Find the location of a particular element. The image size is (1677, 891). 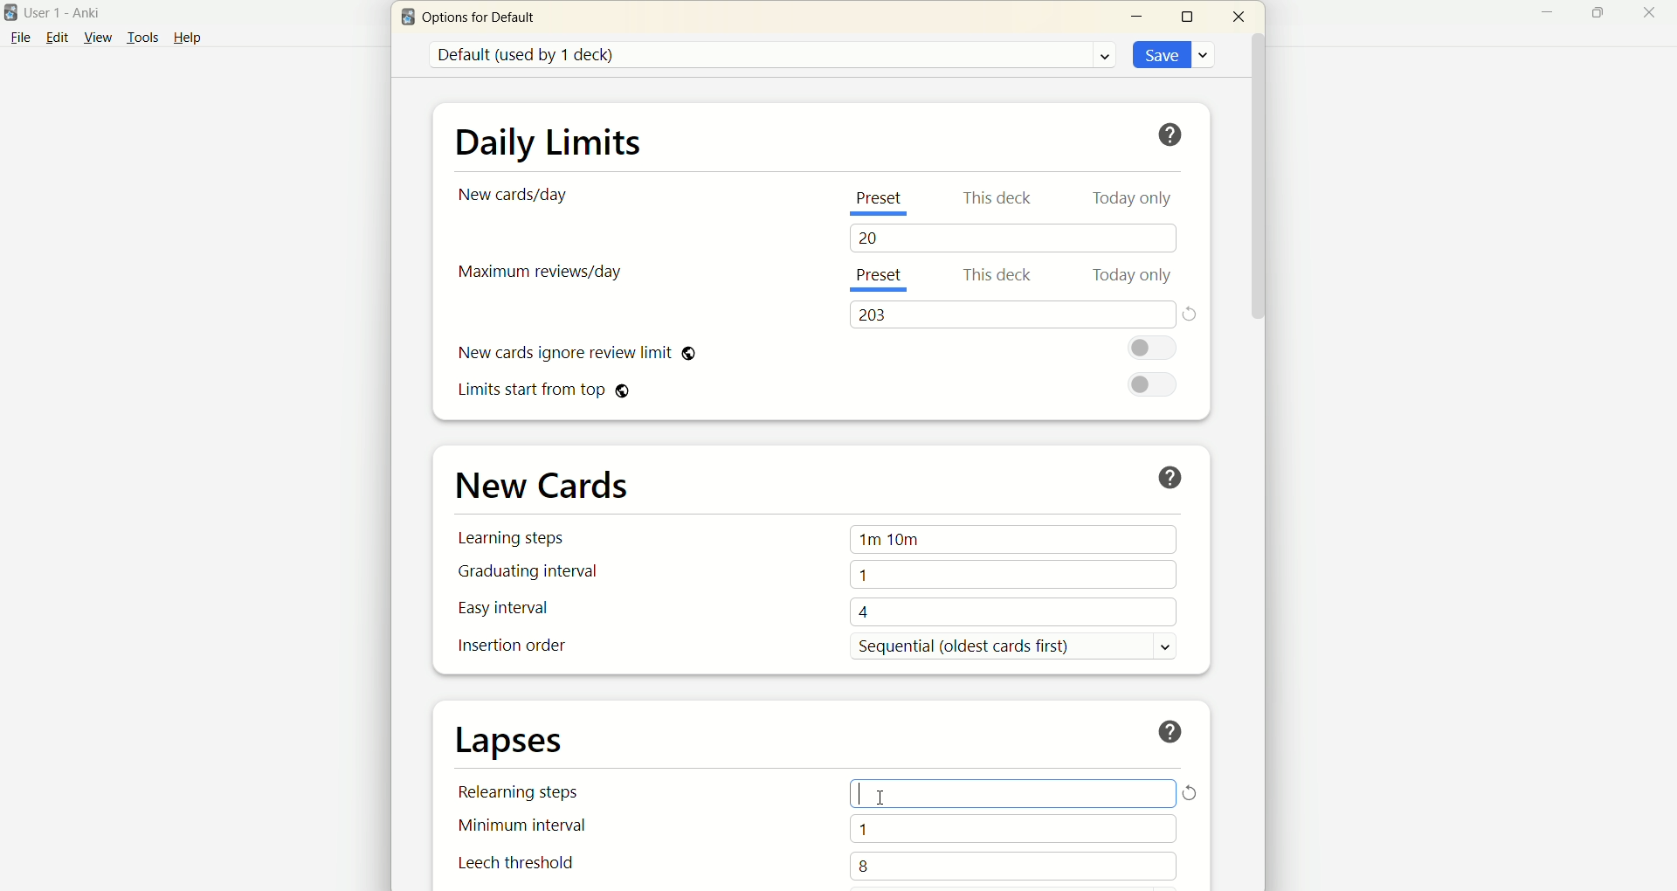

present is located at coordinates (877, 205).